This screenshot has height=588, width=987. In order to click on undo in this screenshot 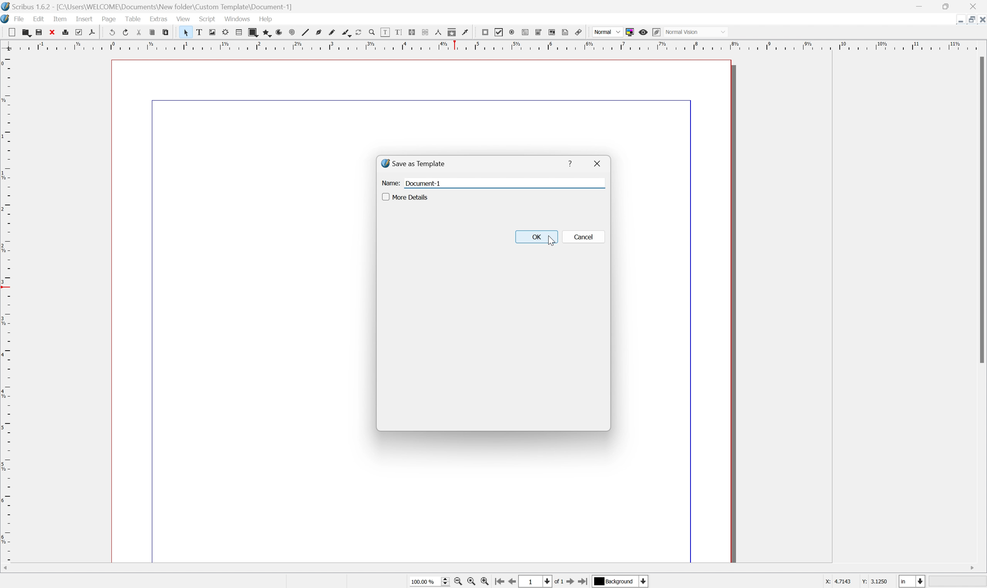, I will do `click(111, 32)`.